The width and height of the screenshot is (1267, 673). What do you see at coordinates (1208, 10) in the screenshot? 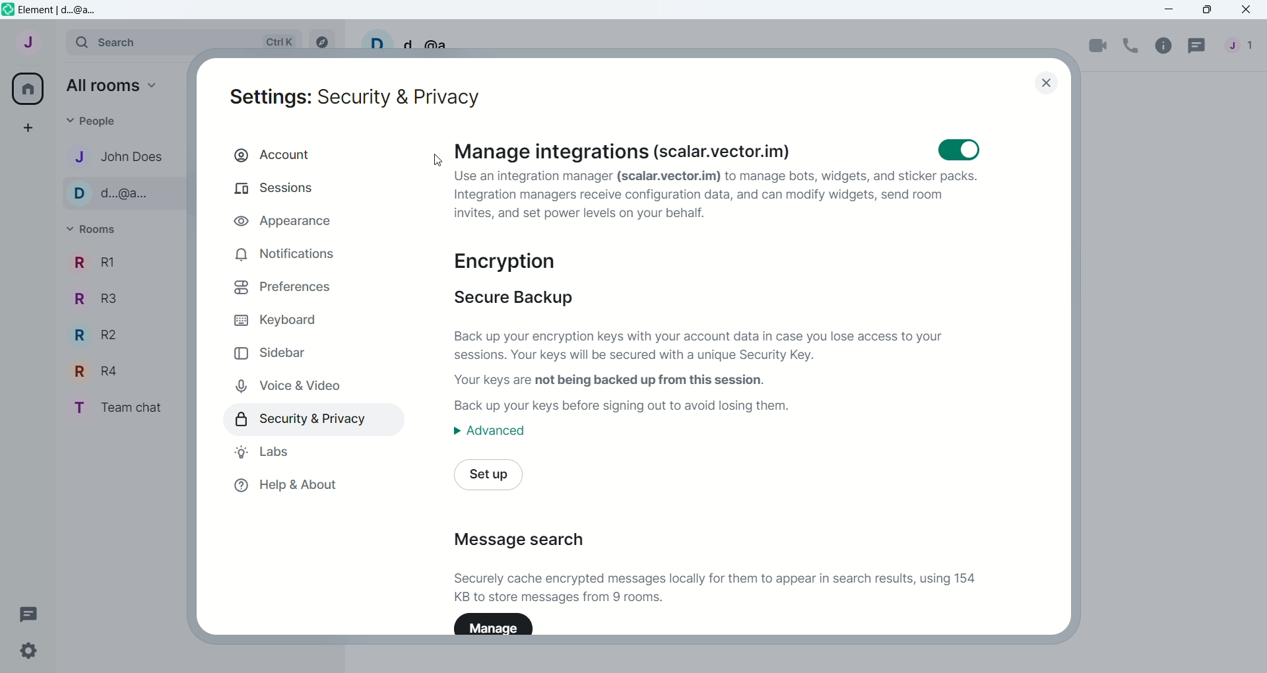
I see `maximize` at bounding box center [1208, 10].